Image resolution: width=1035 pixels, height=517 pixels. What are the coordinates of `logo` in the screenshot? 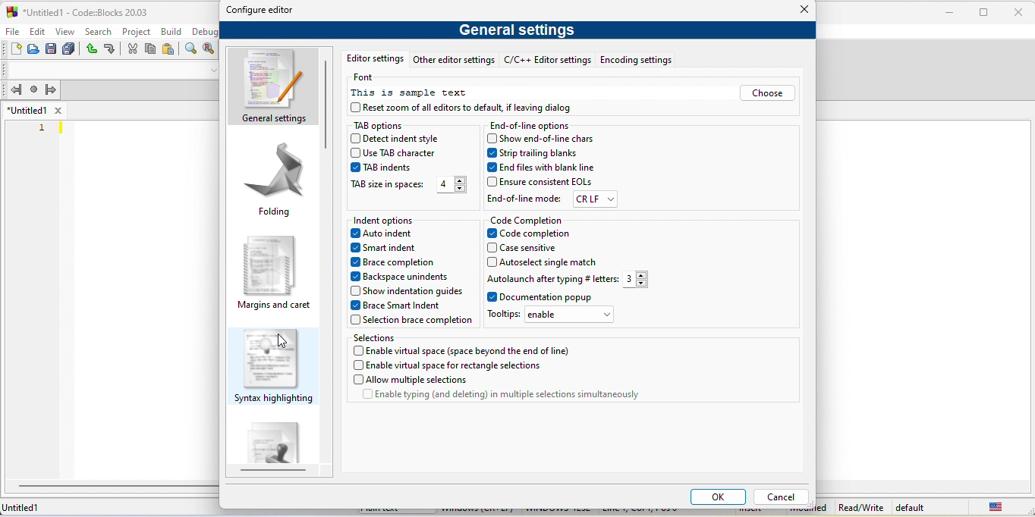 It's located at (11, 12).